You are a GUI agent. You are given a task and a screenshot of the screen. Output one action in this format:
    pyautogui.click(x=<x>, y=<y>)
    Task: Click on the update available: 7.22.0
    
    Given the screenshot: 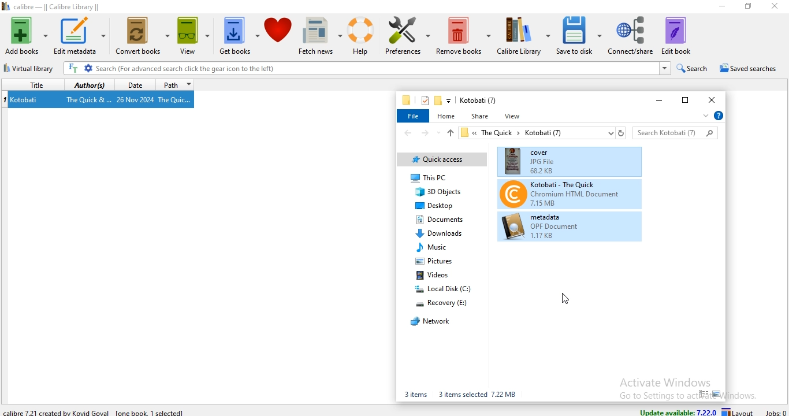 What is the action you would take?
    pyautogui.click(x=677, y=410)
    